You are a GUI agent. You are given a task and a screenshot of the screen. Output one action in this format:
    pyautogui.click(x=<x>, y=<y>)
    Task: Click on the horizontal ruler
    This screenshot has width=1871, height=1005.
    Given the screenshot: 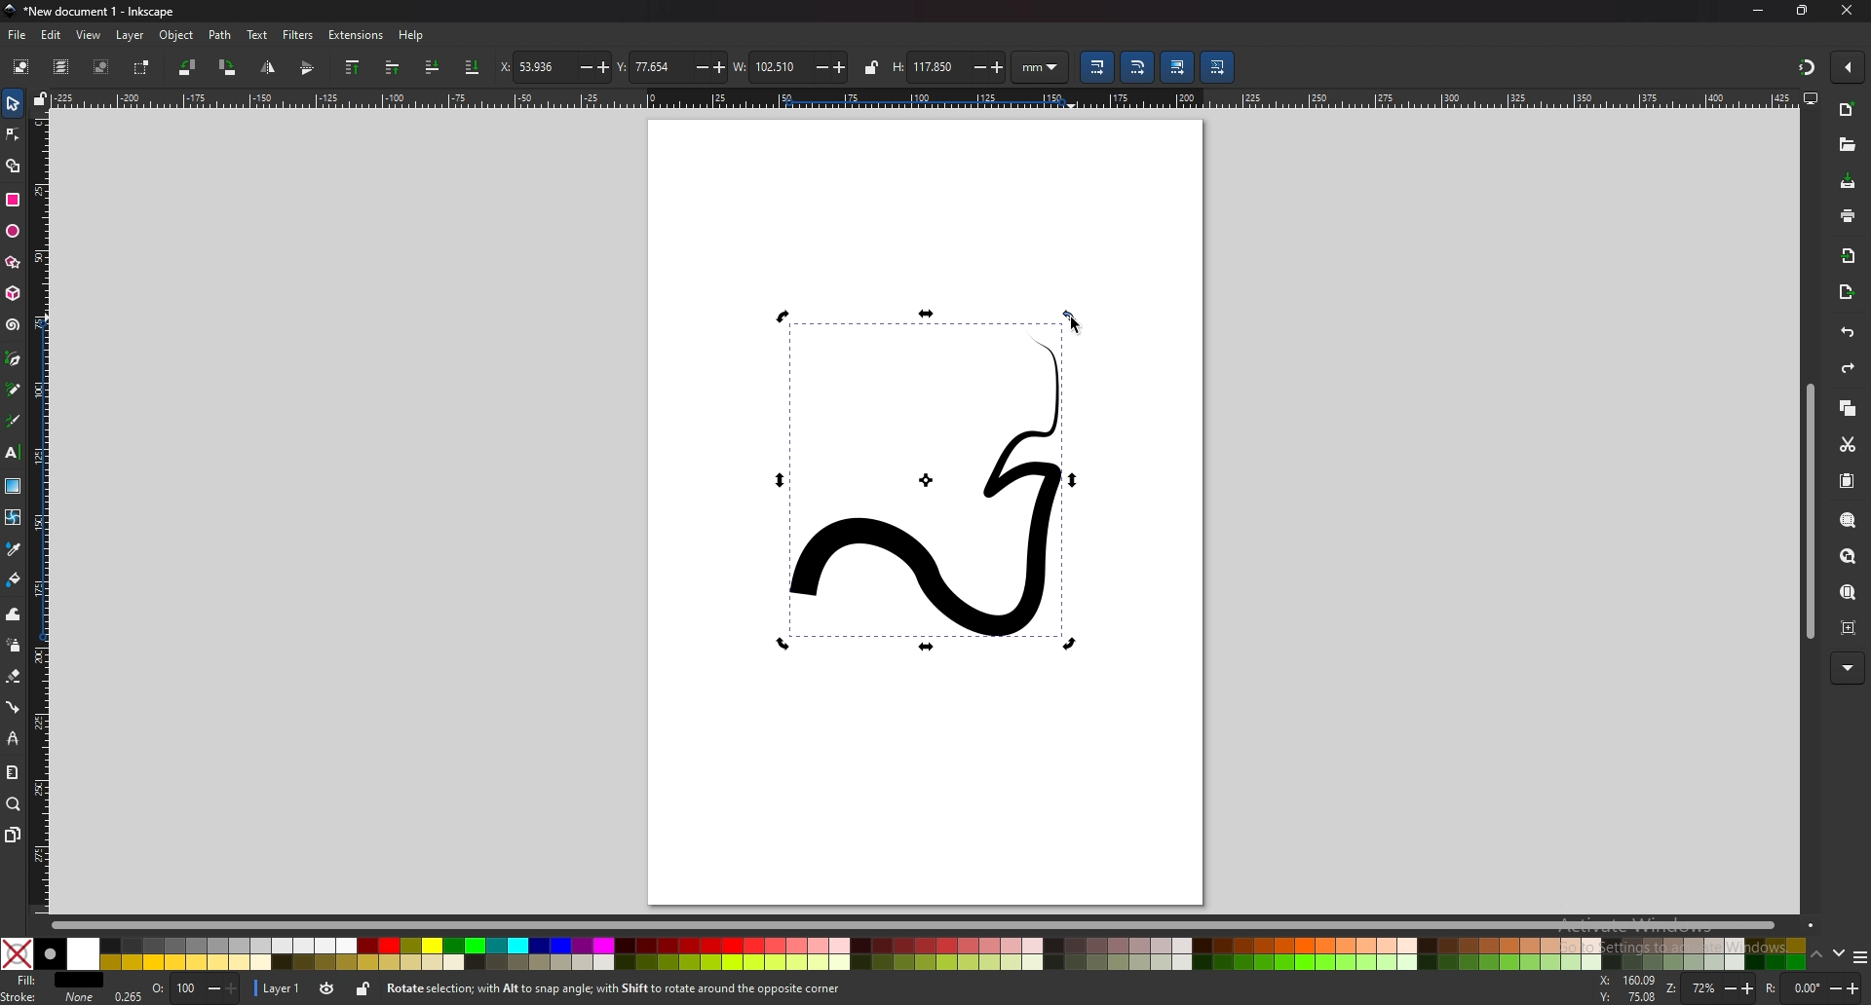 What is the action you would take?
    pyautogui.click(x=928, y=98)
    